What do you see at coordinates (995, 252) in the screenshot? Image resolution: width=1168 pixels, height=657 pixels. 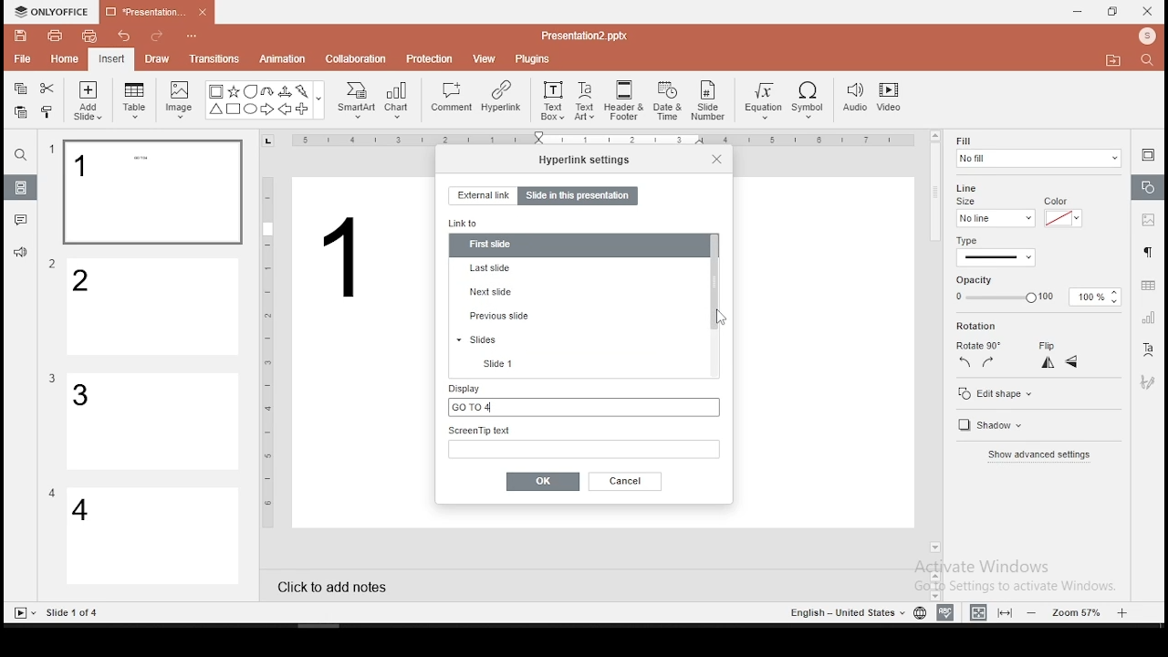 I see `line type` at bounding box center [995, 252].